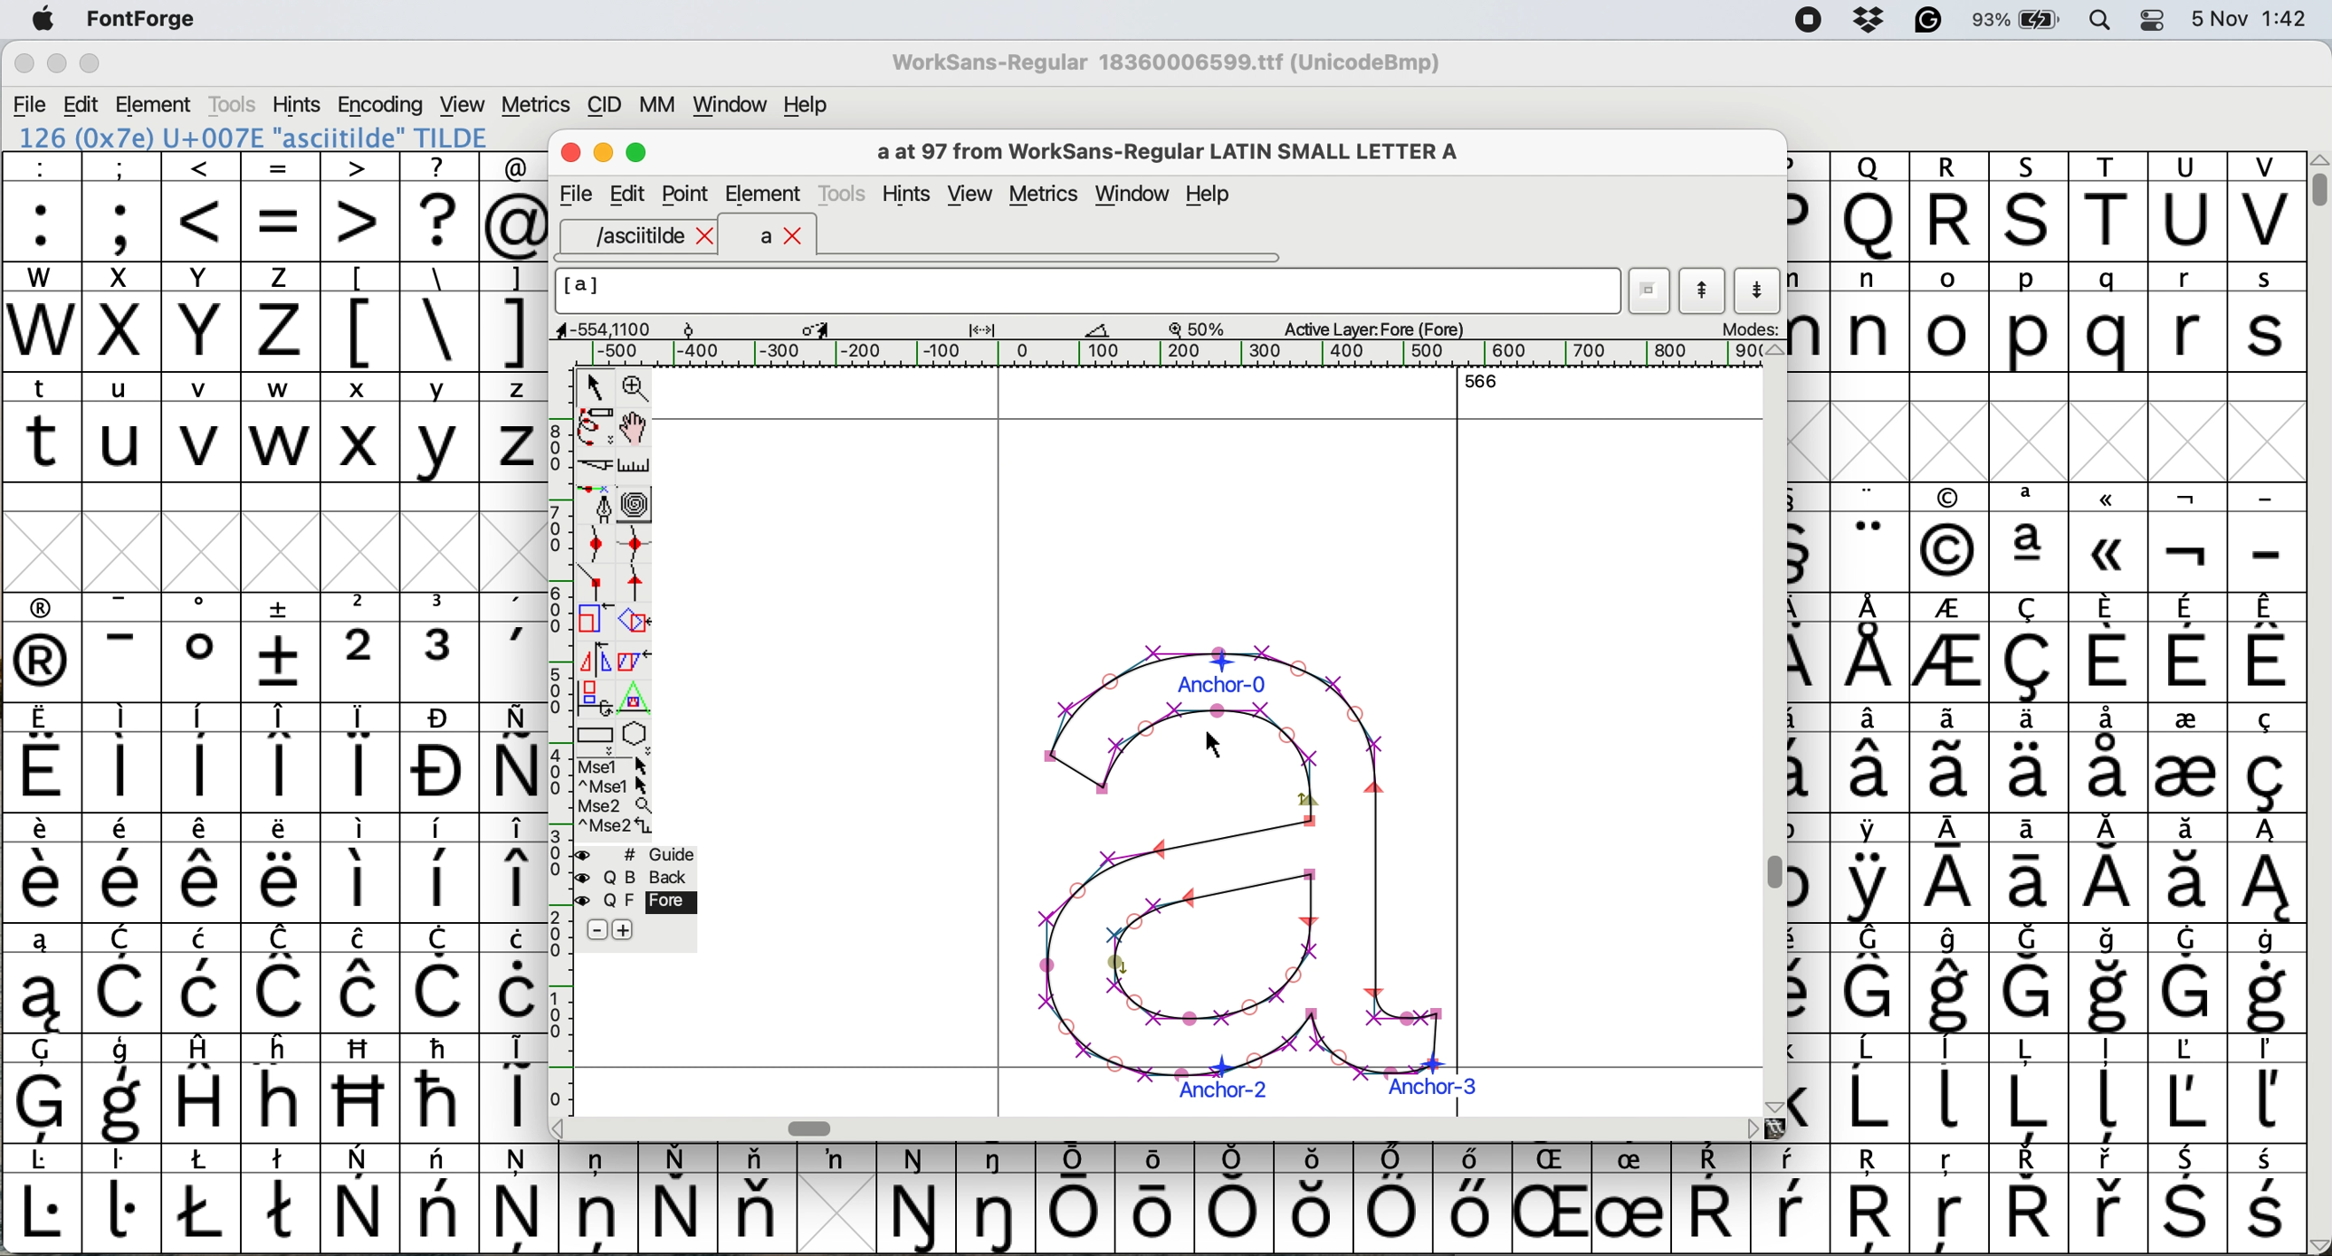 The height and width of the screenshot is (1256, 2332). I want to click on symbol, so click(206, 978).